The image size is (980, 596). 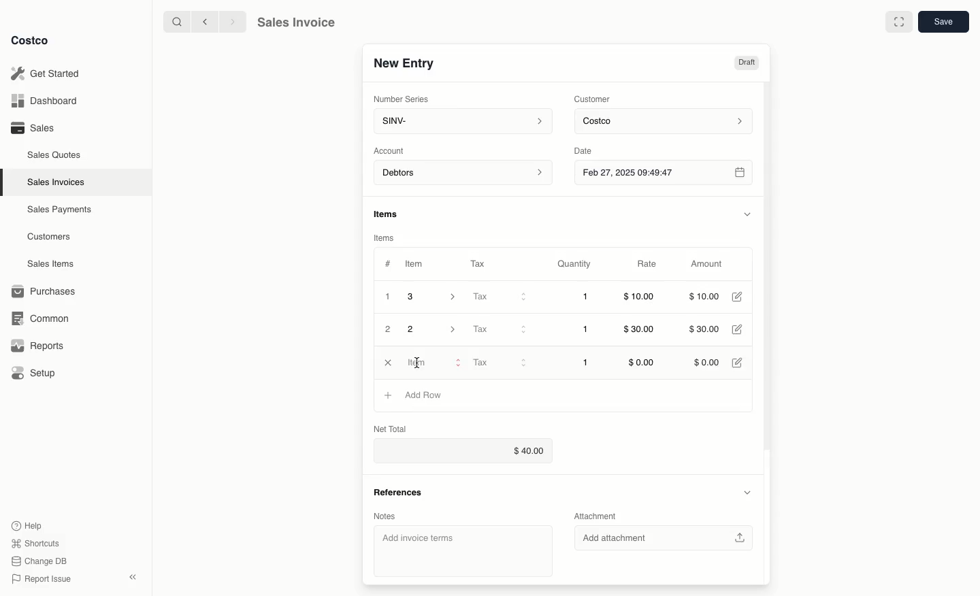 I want to click on $0.00, so click(x=640, y=363).